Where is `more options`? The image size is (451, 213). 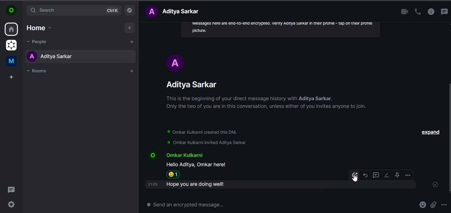 more options is located at coordinates (444, 205).